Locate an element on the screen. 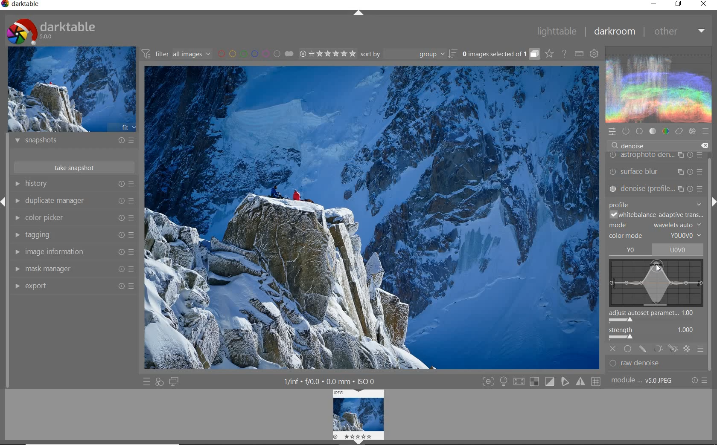 The height and width of the screenshot is (445, 717). show only active modules is located at coordinates (625, 131).